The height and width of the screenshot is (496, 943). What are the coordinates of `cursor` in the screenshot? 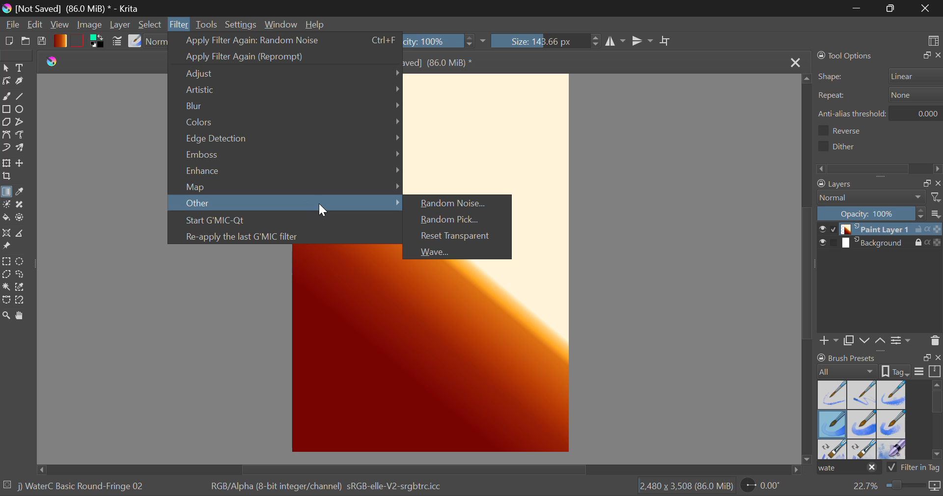 It's located at (323, 211).